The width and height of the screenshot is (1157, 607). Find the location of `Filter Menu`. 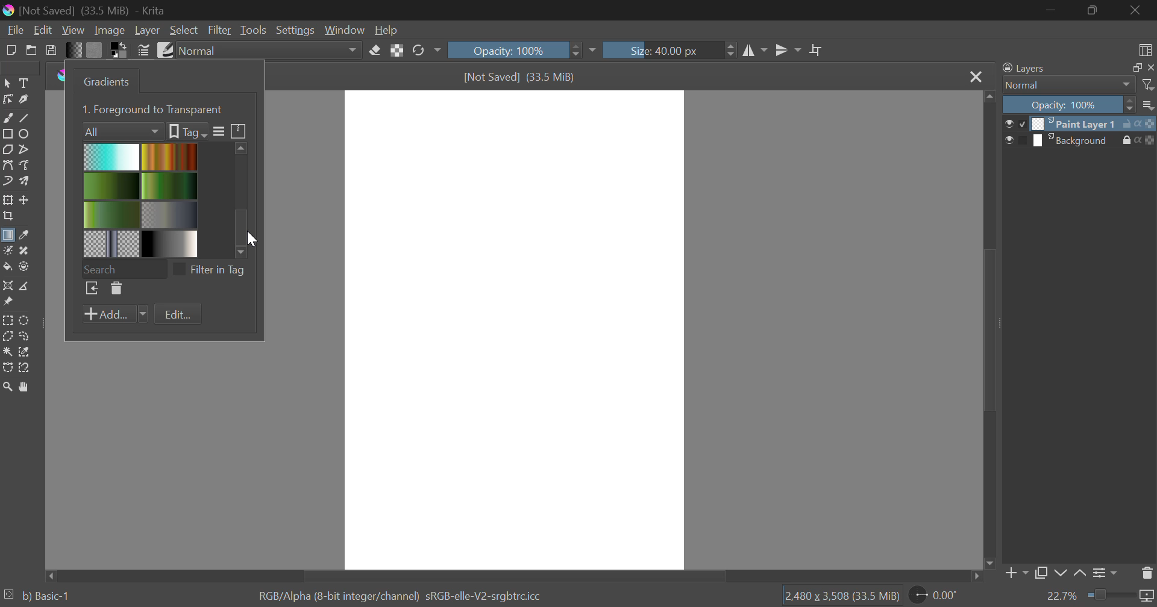

Filter Menu is located at coordinates (218, 132).